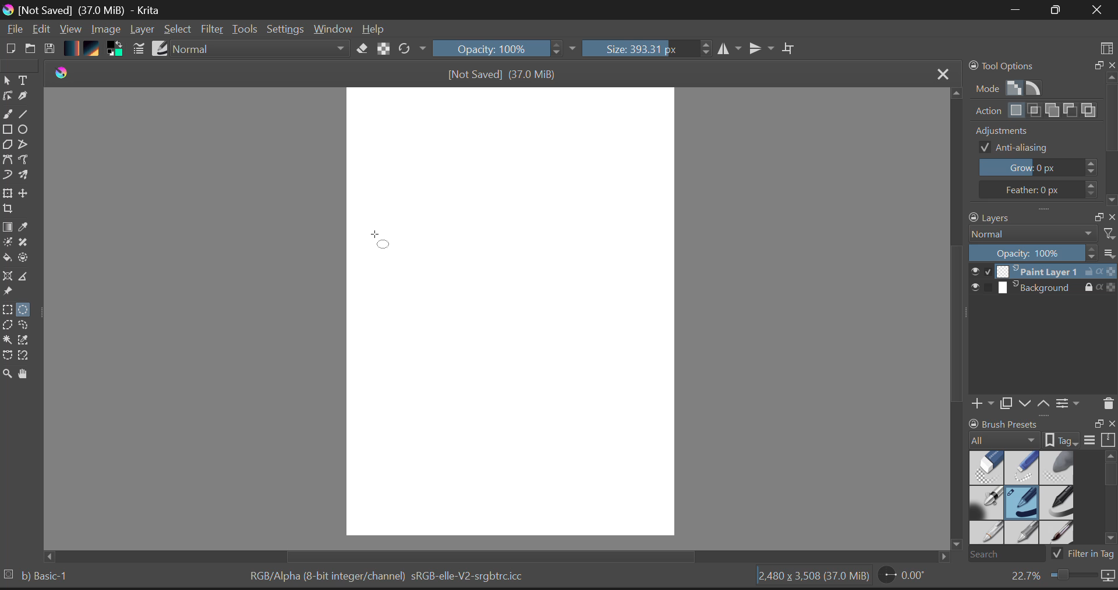  What do you see at coordinates (27, 258) in the screenshot?
I see `Enclose and Fill` at bounding box center [27, 258].